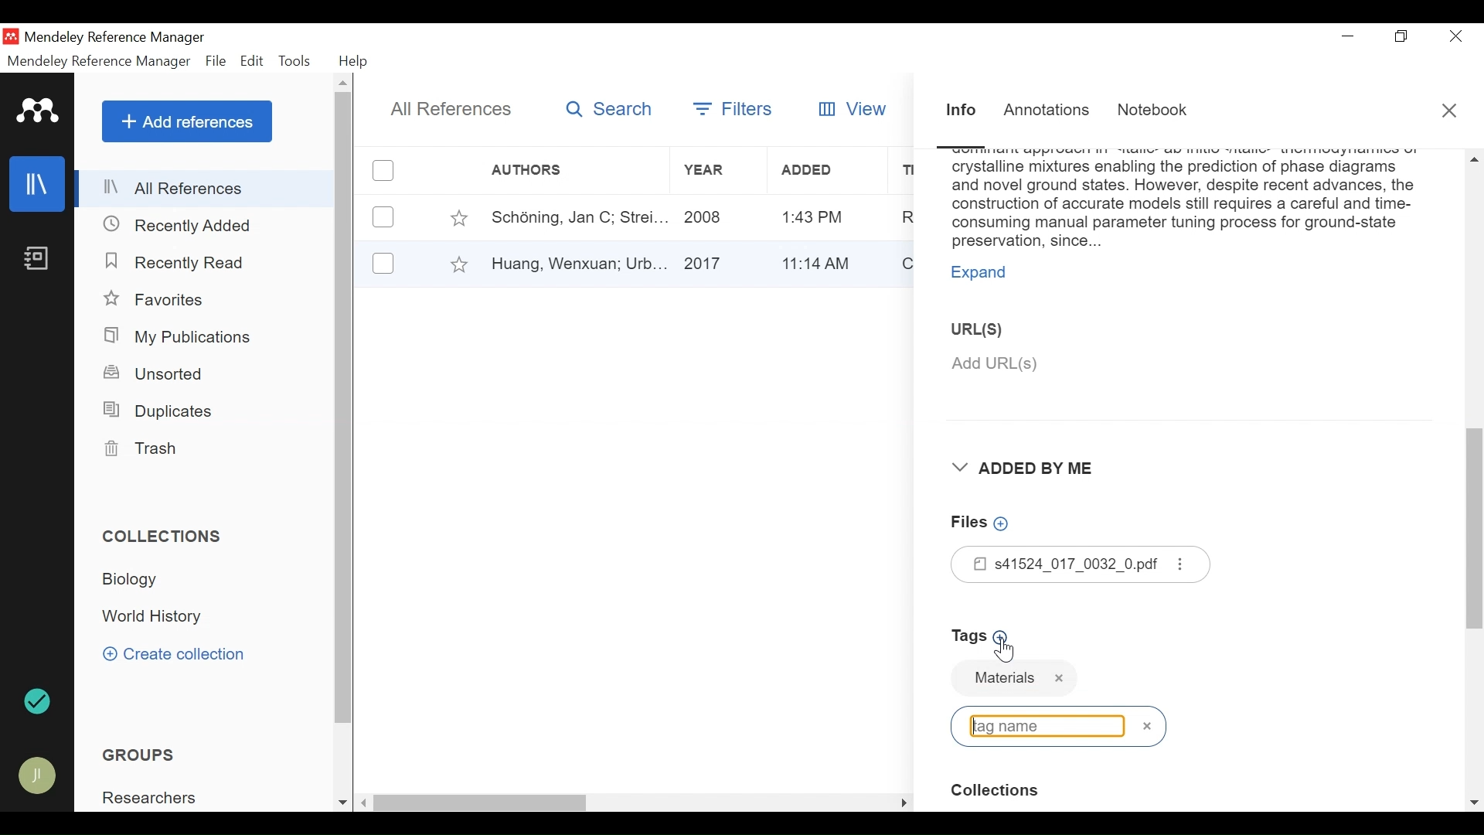  I want to click on Author, so click(577, 262).